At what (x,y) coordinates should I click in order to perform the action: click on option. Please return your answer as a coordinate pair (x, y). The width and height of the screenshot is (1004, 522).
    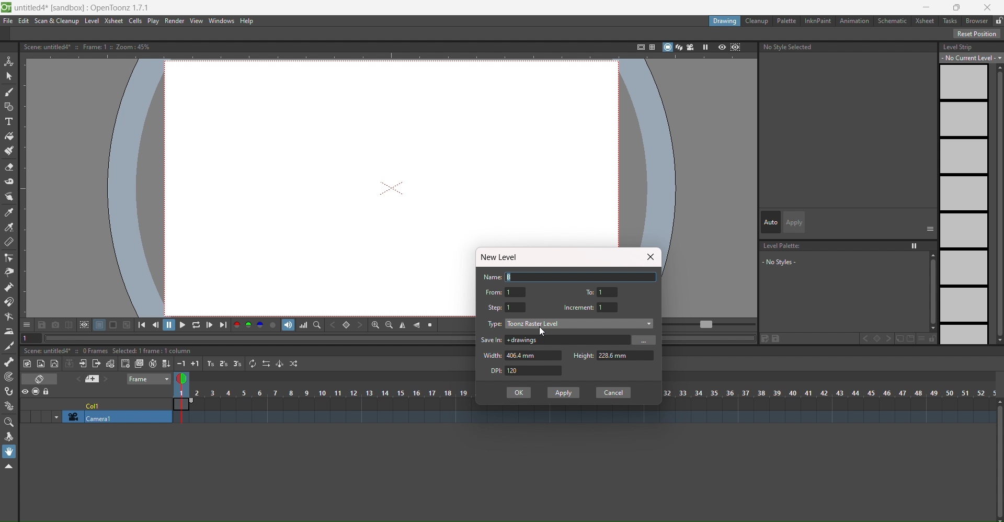
    Looking at the image, I should click on (915, 246).